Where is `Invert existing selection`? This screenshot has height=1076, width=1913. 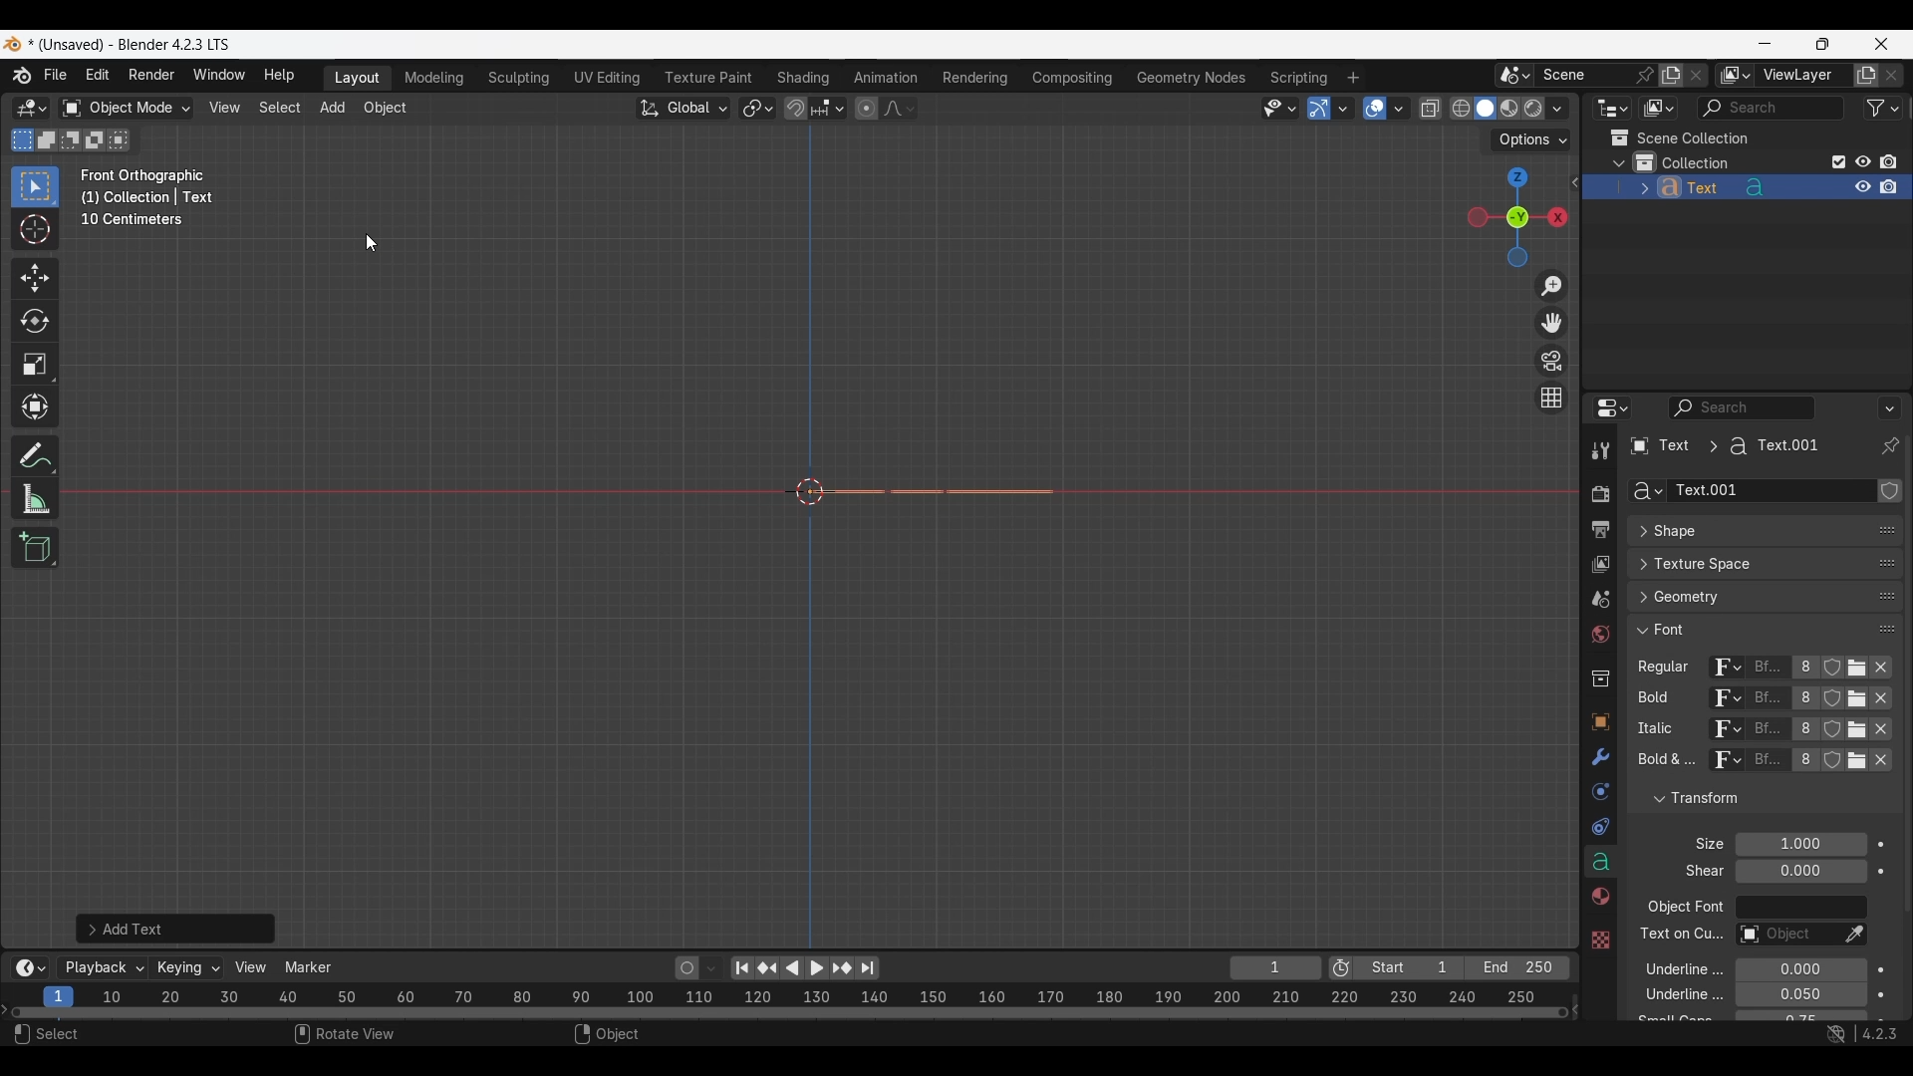 Invert existing selection is located at coordinates (95, 140).